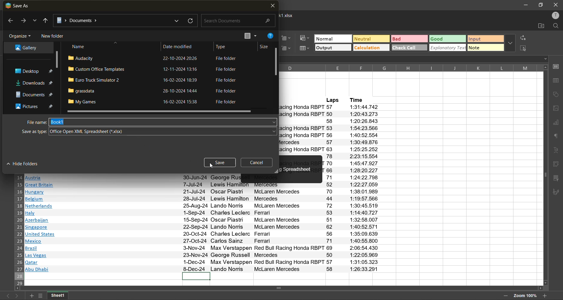 Image resolution: width=563 pixels, height=300 pixels. Describe the element at coordinates (525, 296) in the screenshot. I see `zoom factor` at that location.